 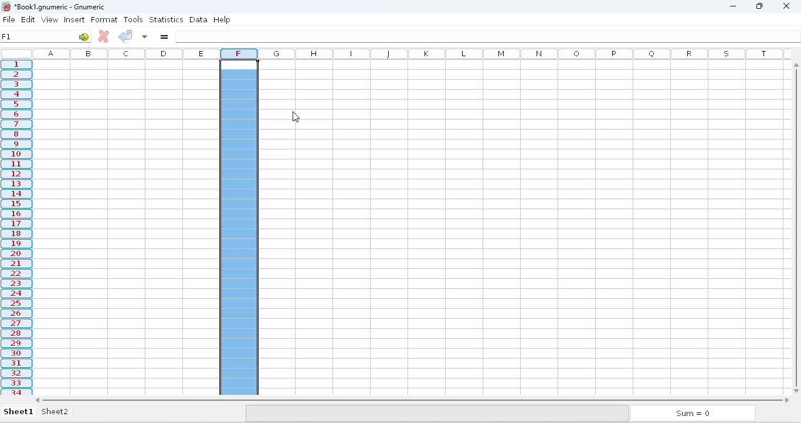 What do you see at coordinates (64, 412) in the screenshot?
I see `sheet2` at bounding box center [64, 412].